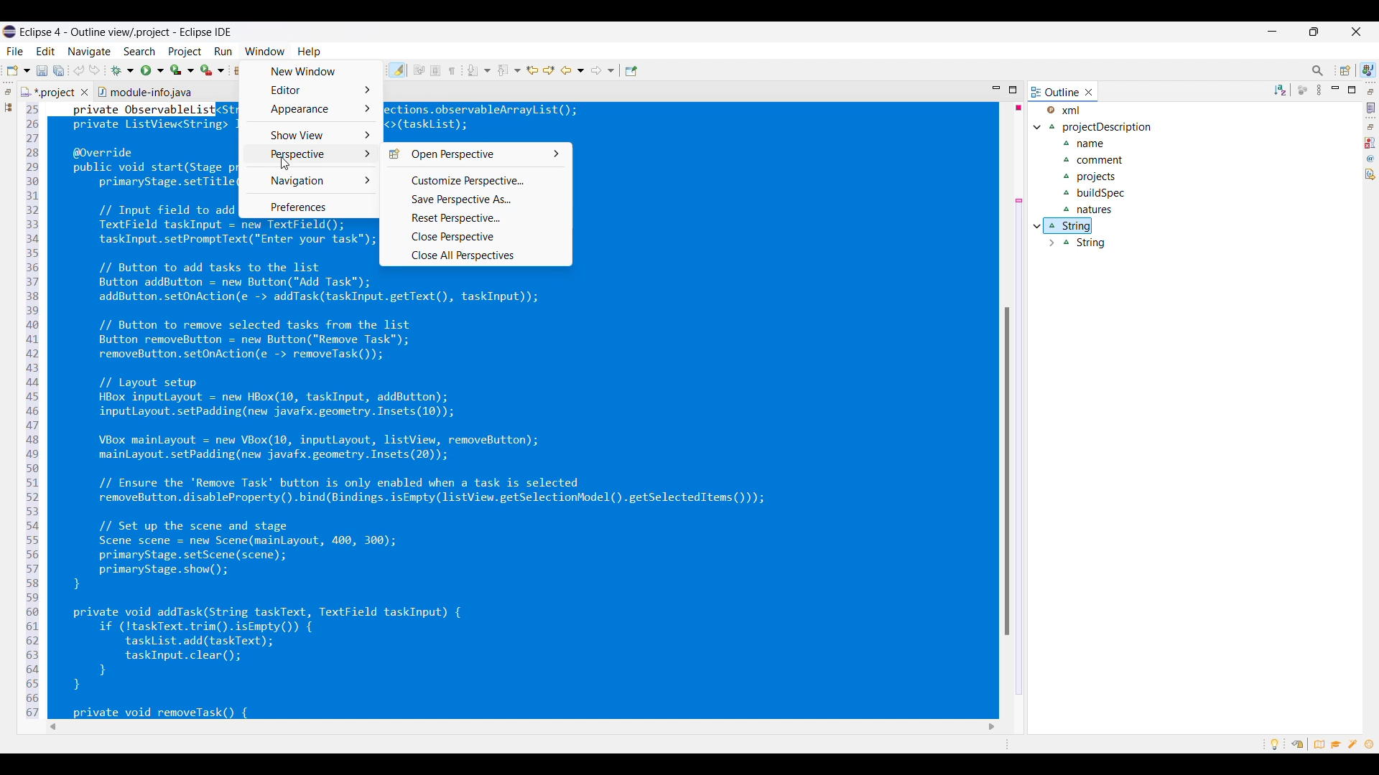 The width and height of the screenshot is (1379, 775). Describe the element at coordinates (312, 109) in the screenshot. I see `Appearance options` at that location.